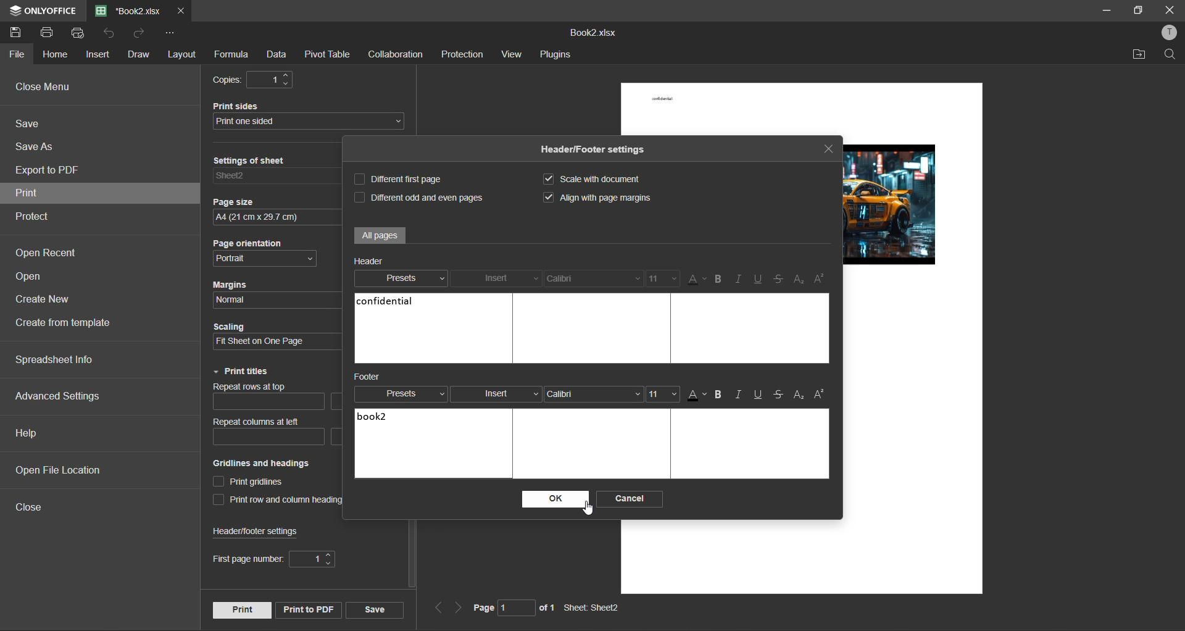  What do you see at coordinates (662, 98) in the screenshot?
I see `confidential` at bounding box center [662, 98].